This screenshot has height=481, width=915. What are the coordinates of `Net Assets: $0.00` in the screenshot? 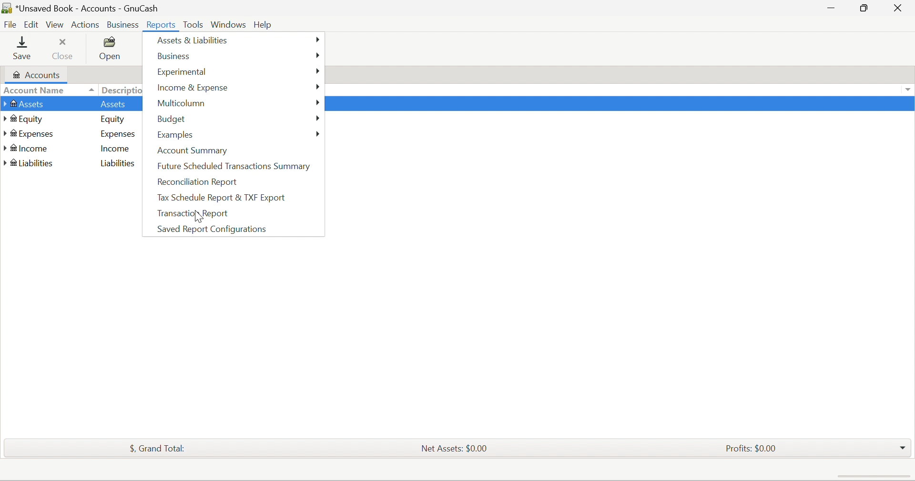 It's located at (451, 449).